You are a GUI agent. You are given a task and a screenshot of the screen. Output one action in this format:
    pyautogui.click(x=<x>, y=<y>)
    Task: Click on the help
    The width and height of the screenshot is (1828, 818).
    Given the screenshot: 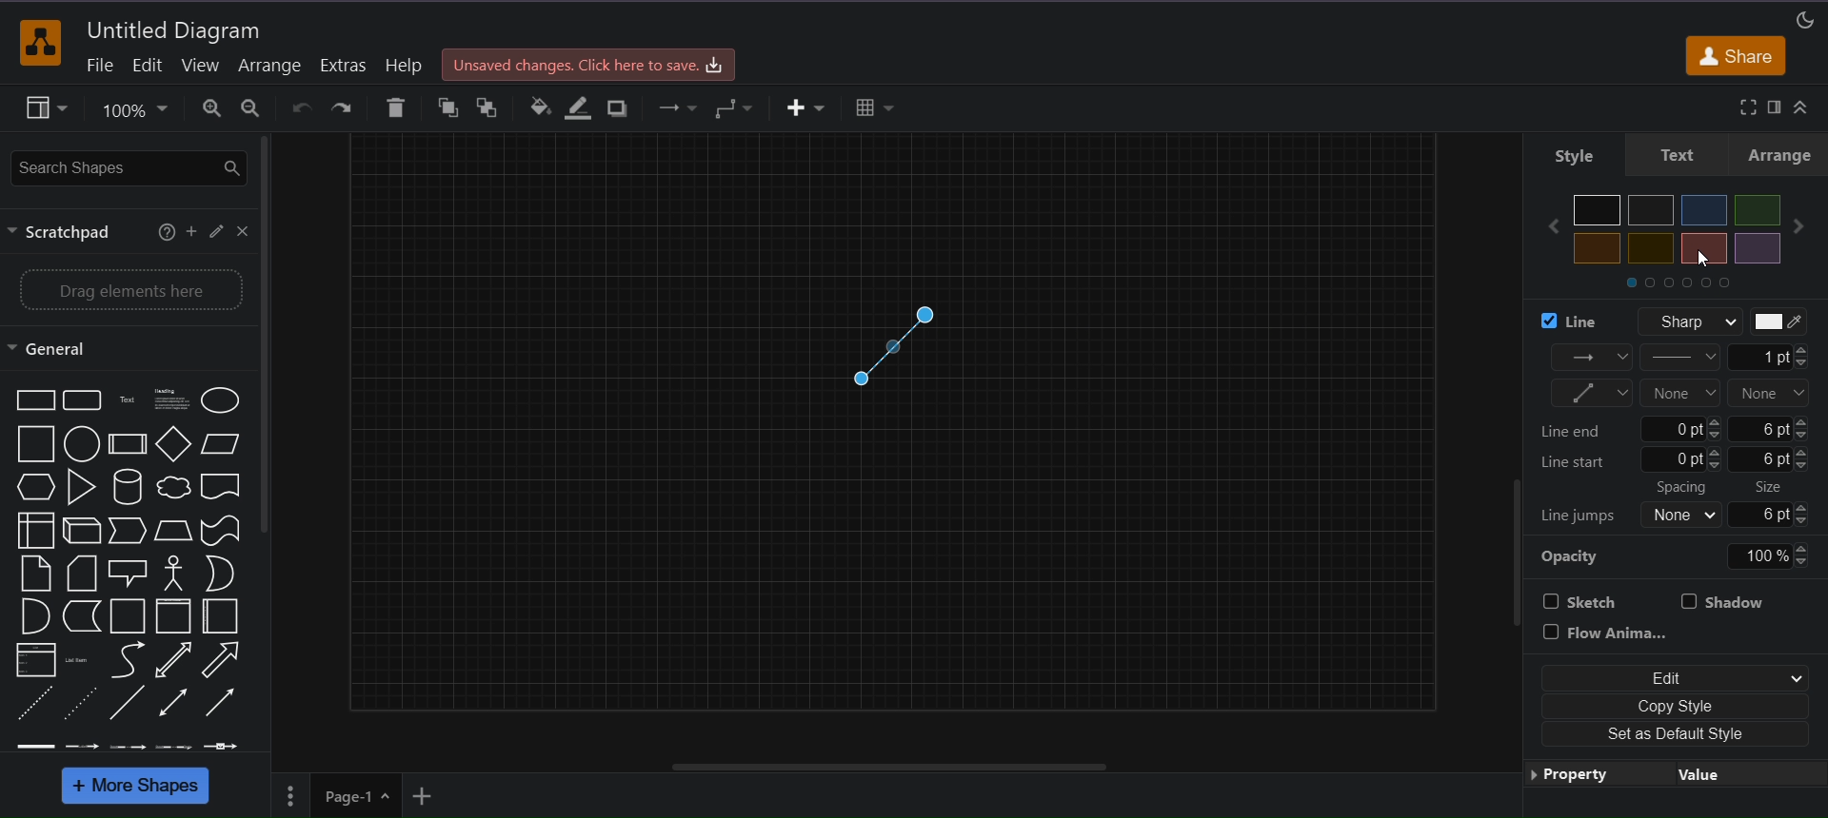 What is the action you would take?
    pyautogui.click(x=161, y=233)
    